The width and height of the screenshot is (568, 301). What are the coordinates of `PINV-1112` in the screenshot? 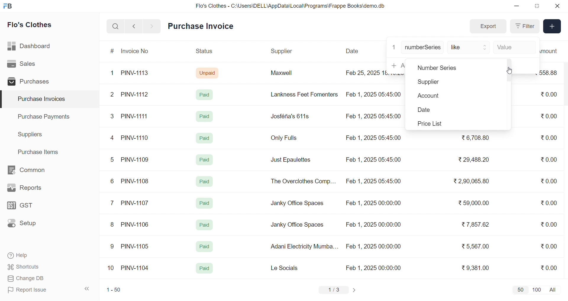 It's located at (135, 95).